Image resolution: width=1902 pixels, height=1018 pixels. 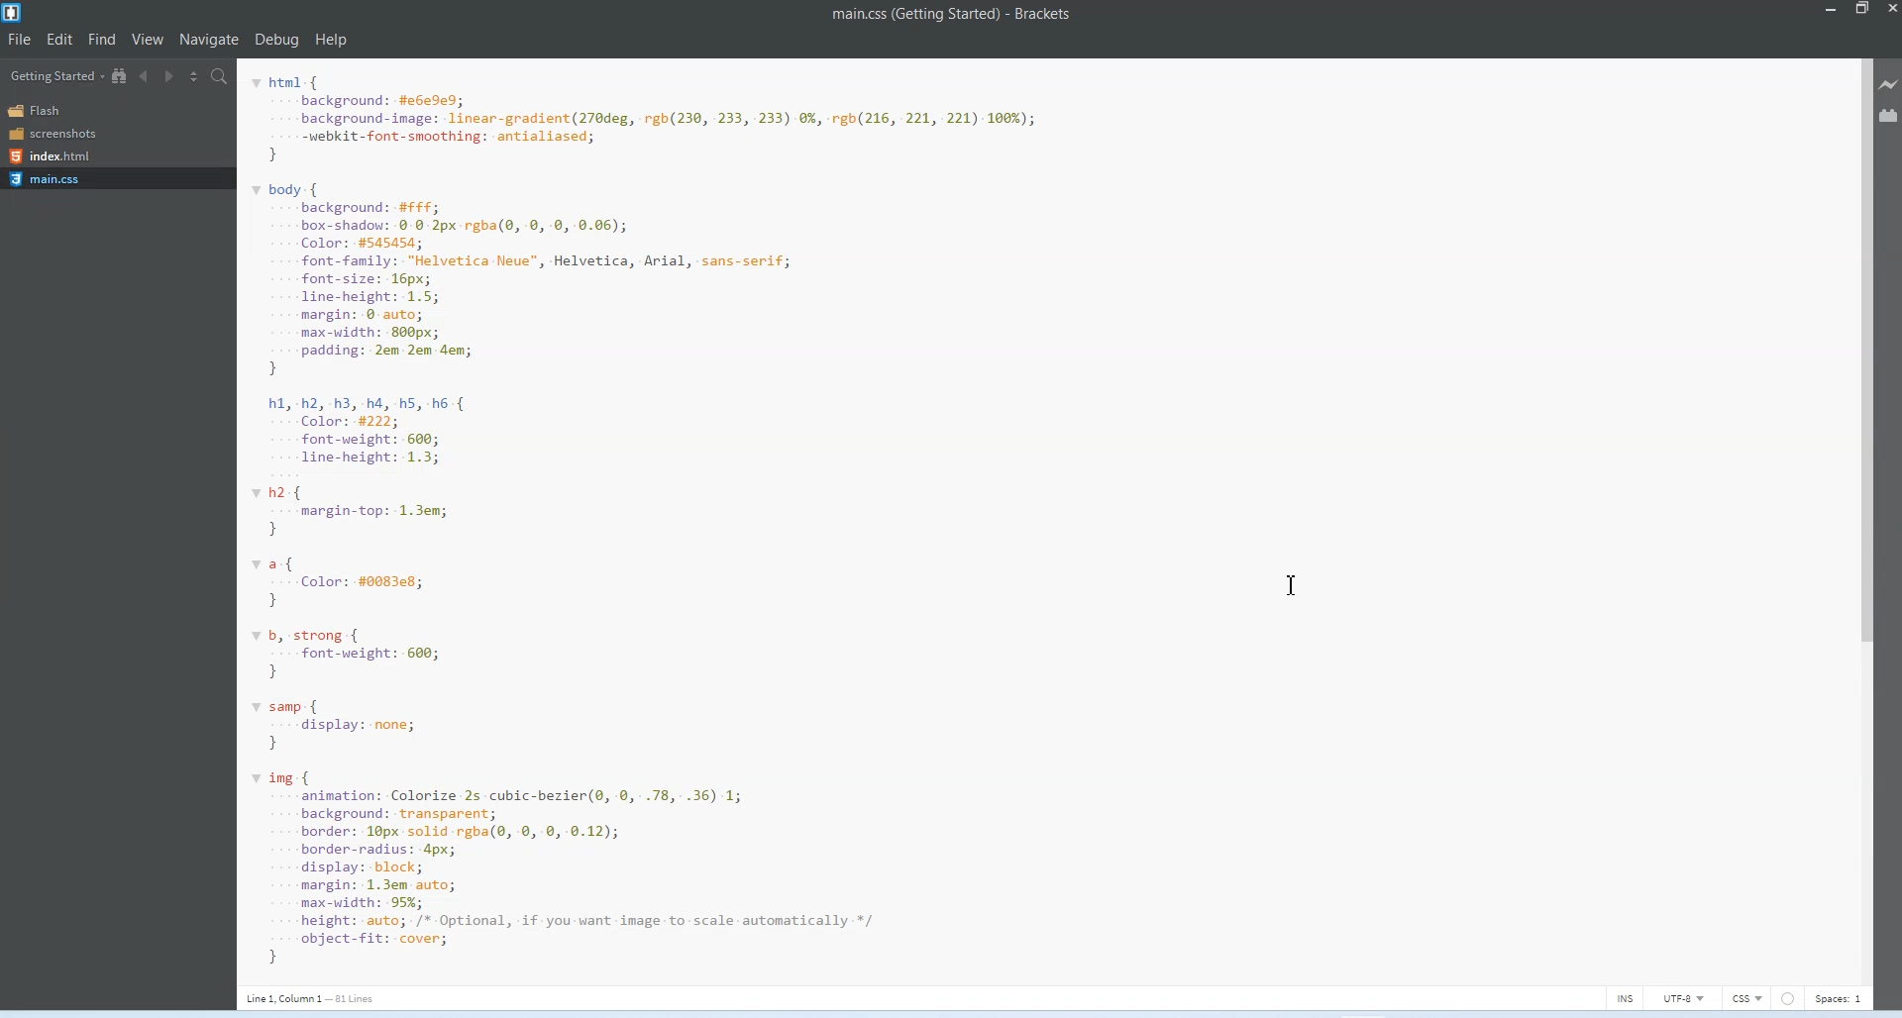 I want to click on Live Preview, so click(x=1889, y=83).